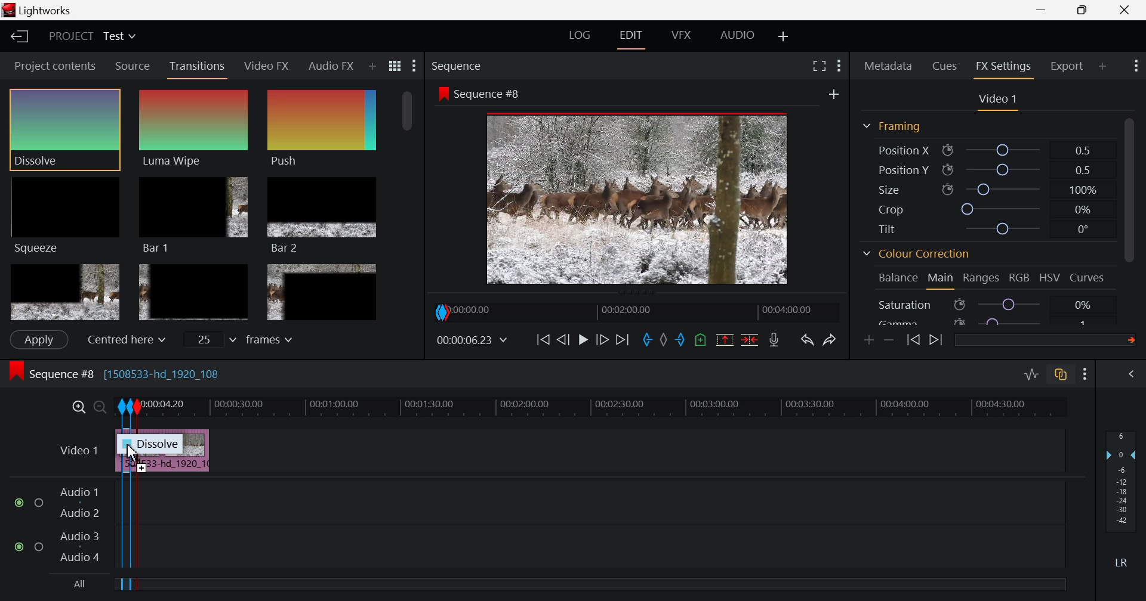  Describe the element at coordinates (409, 205) in the screenshot. I see `Scroll Bar` at that location.